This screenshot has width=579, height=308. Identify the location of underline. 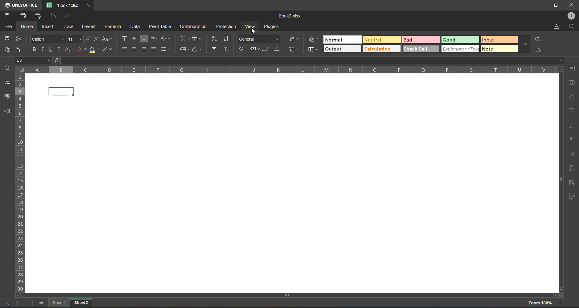
(52, 50).